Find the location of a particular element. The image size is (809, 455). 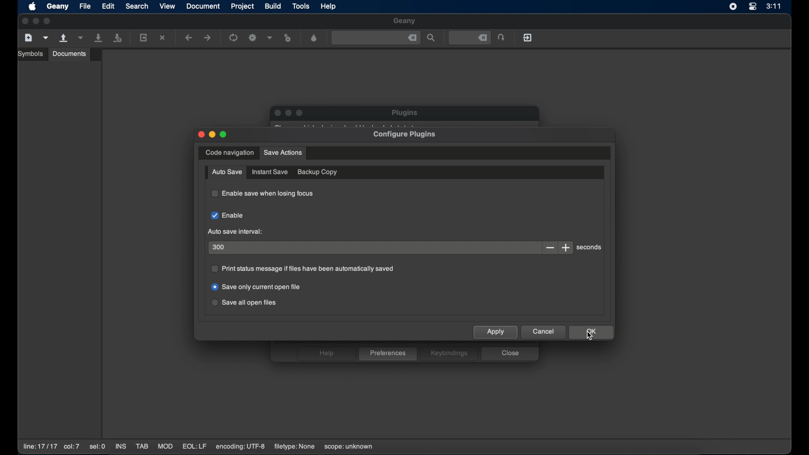

auto save interval: is located at coordinates (236, 232).